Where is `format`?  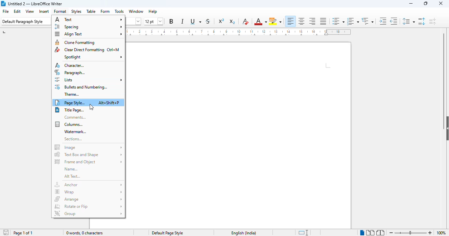 format is located at coordinates (60, 11).